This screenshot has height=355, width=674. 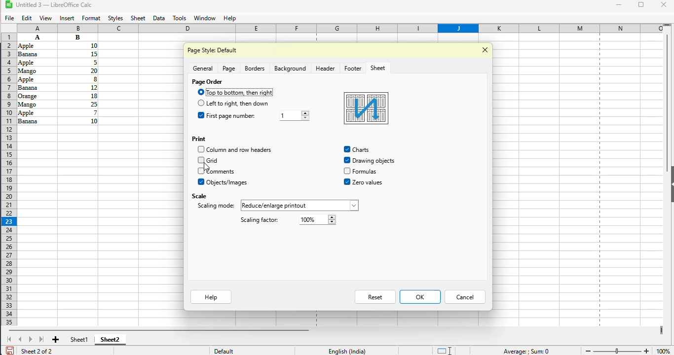 I want to click on formulas, so click(x=347, y=171).